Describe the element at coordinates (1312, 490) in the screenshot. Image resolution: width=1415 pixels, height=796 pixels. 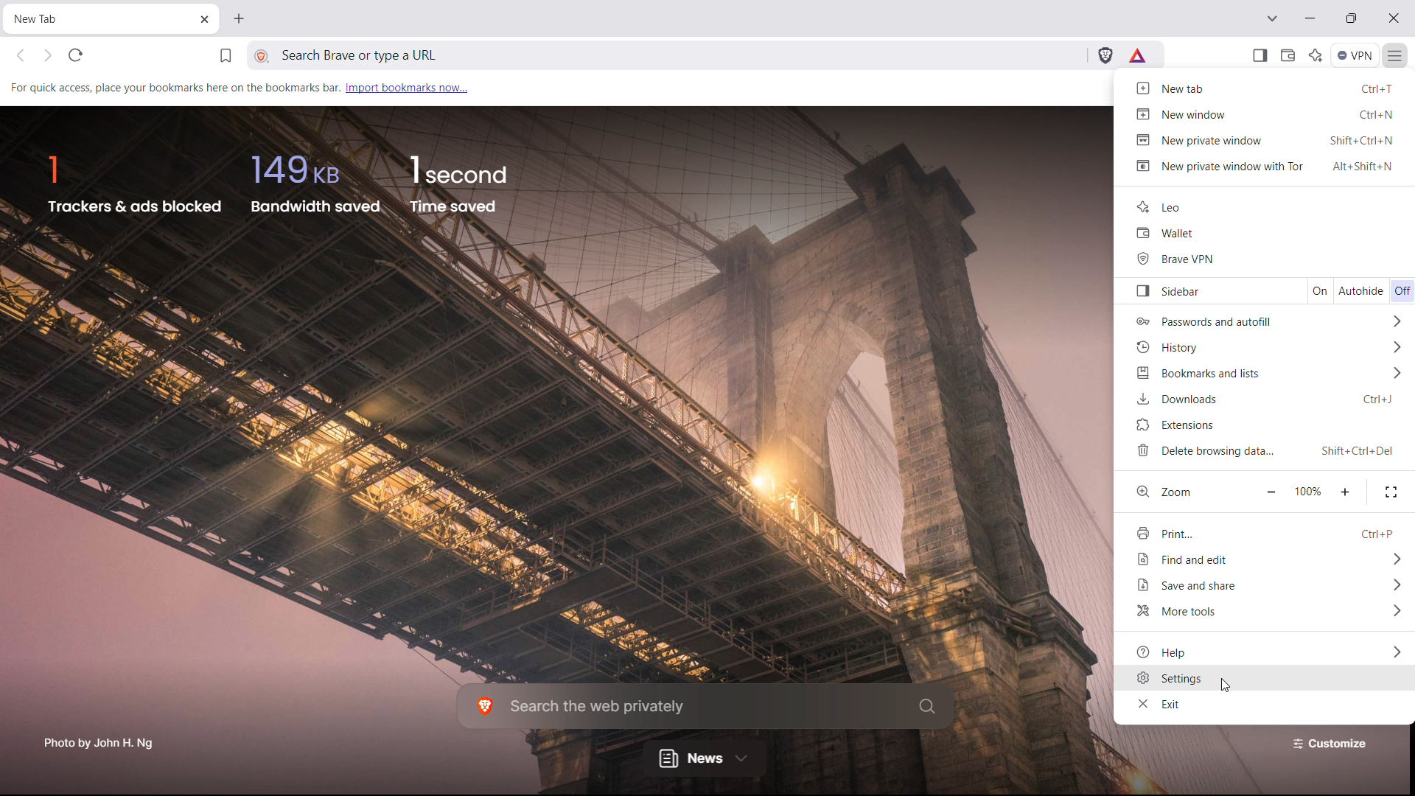
I see `100%` at that location.